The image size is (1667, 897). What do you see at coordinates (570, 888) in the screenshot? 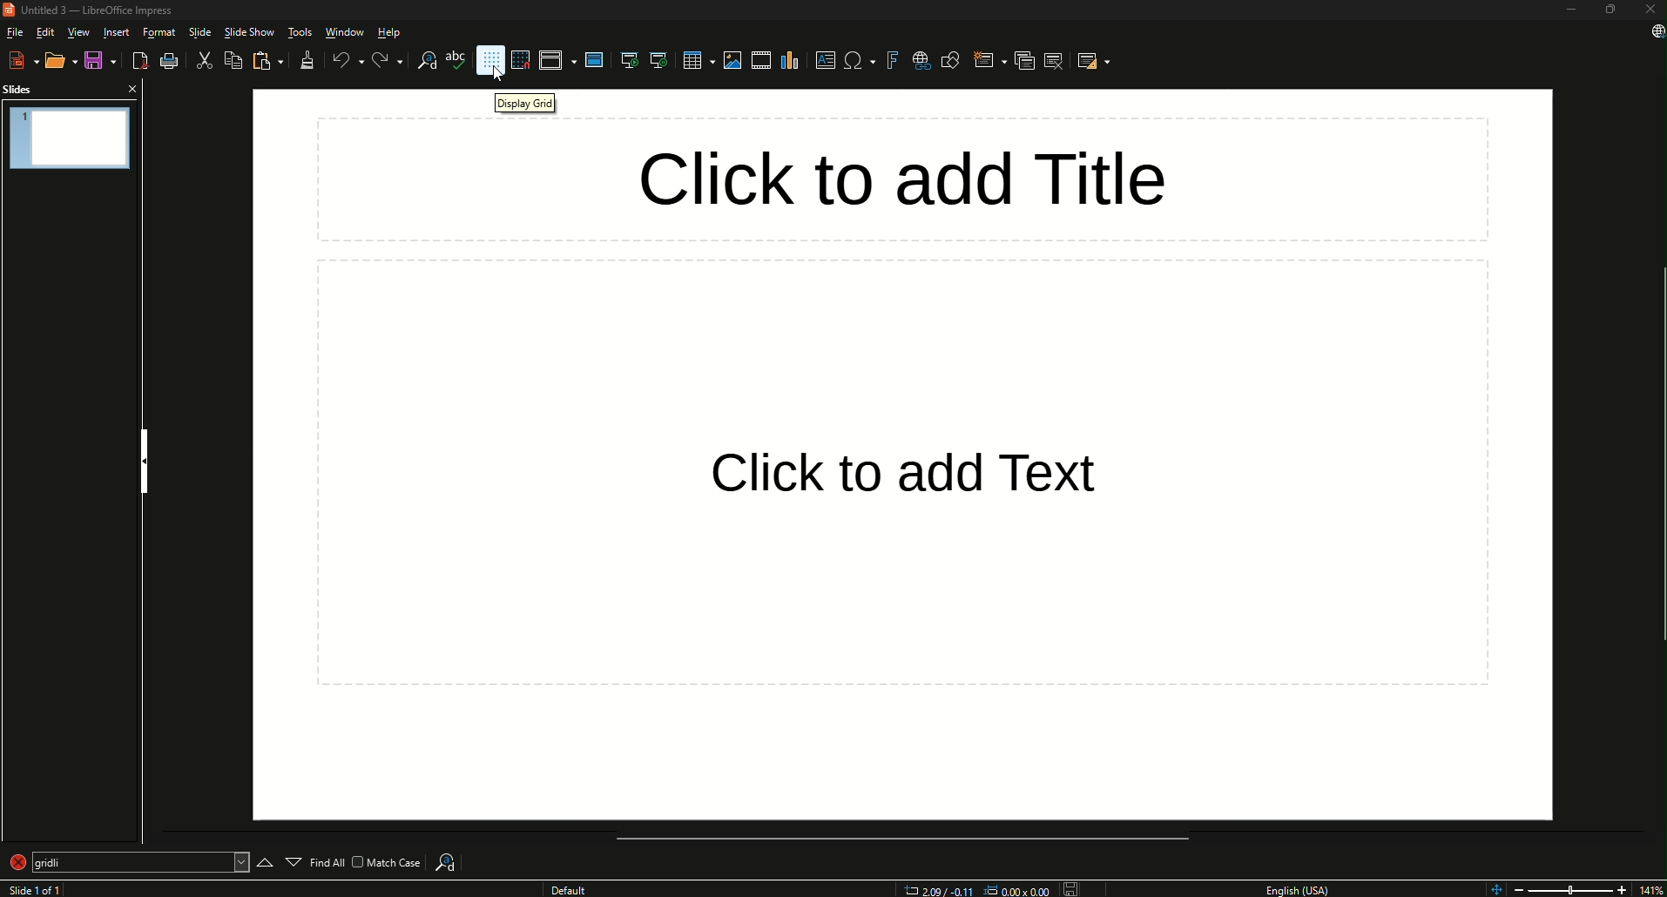
I see `Default` at bounding box center [570, 888].